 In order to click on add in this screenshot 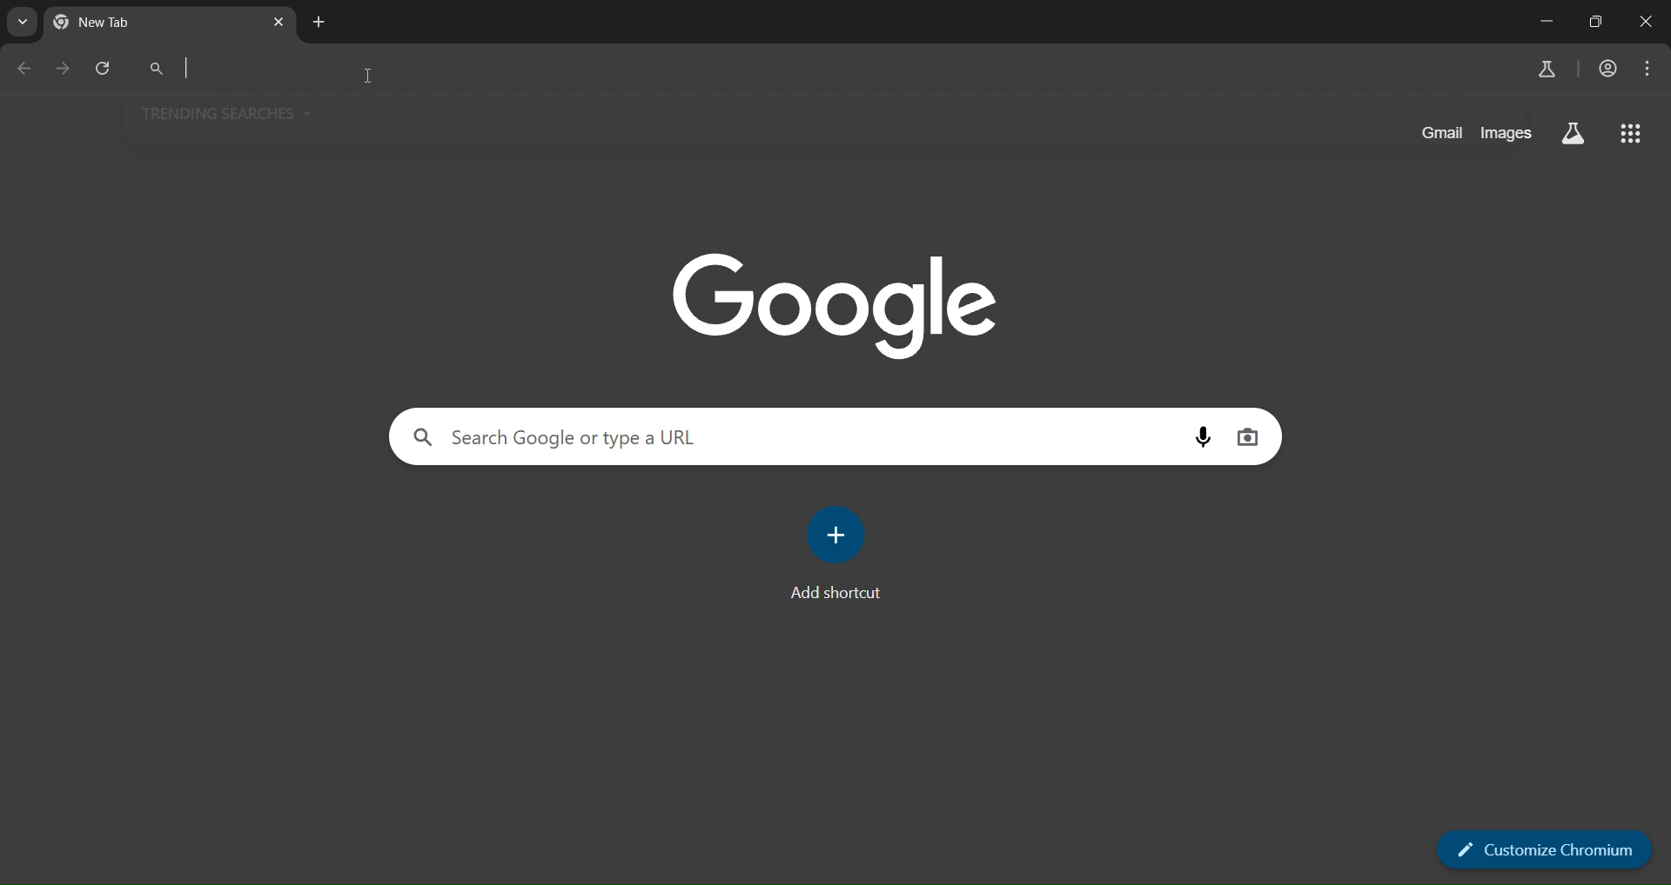, I will do `click(840, 537)`.